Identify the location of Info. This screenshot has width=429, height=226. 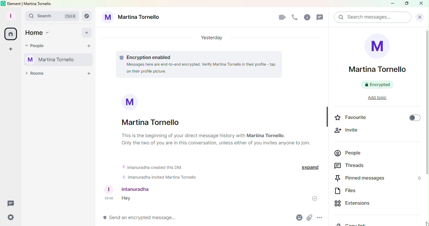
(307, 18).